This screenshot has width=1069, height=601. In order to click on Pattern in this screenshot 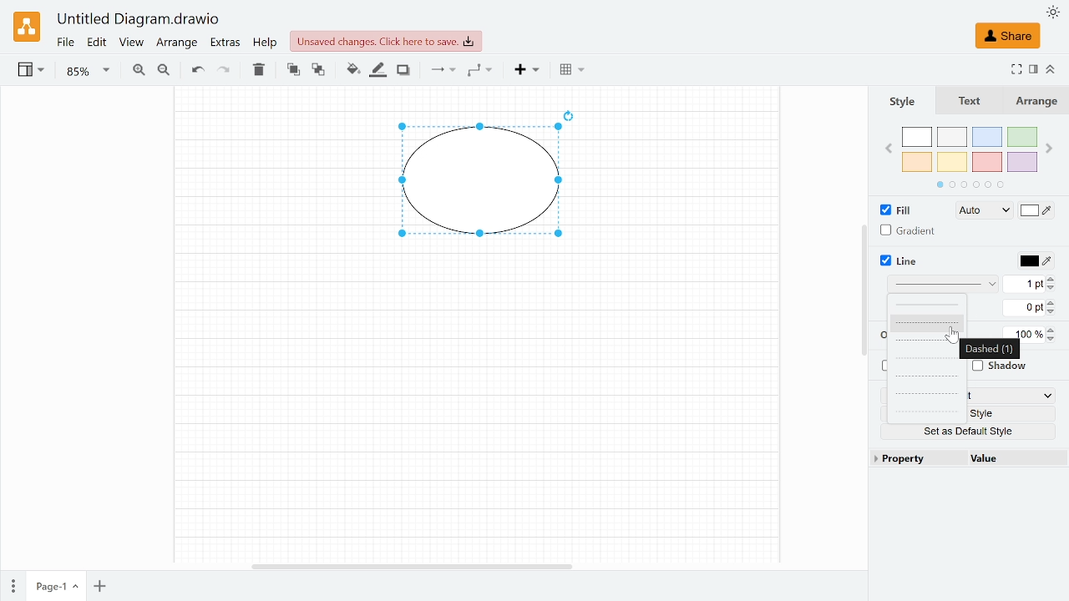, I will do `click(942, 285)`.